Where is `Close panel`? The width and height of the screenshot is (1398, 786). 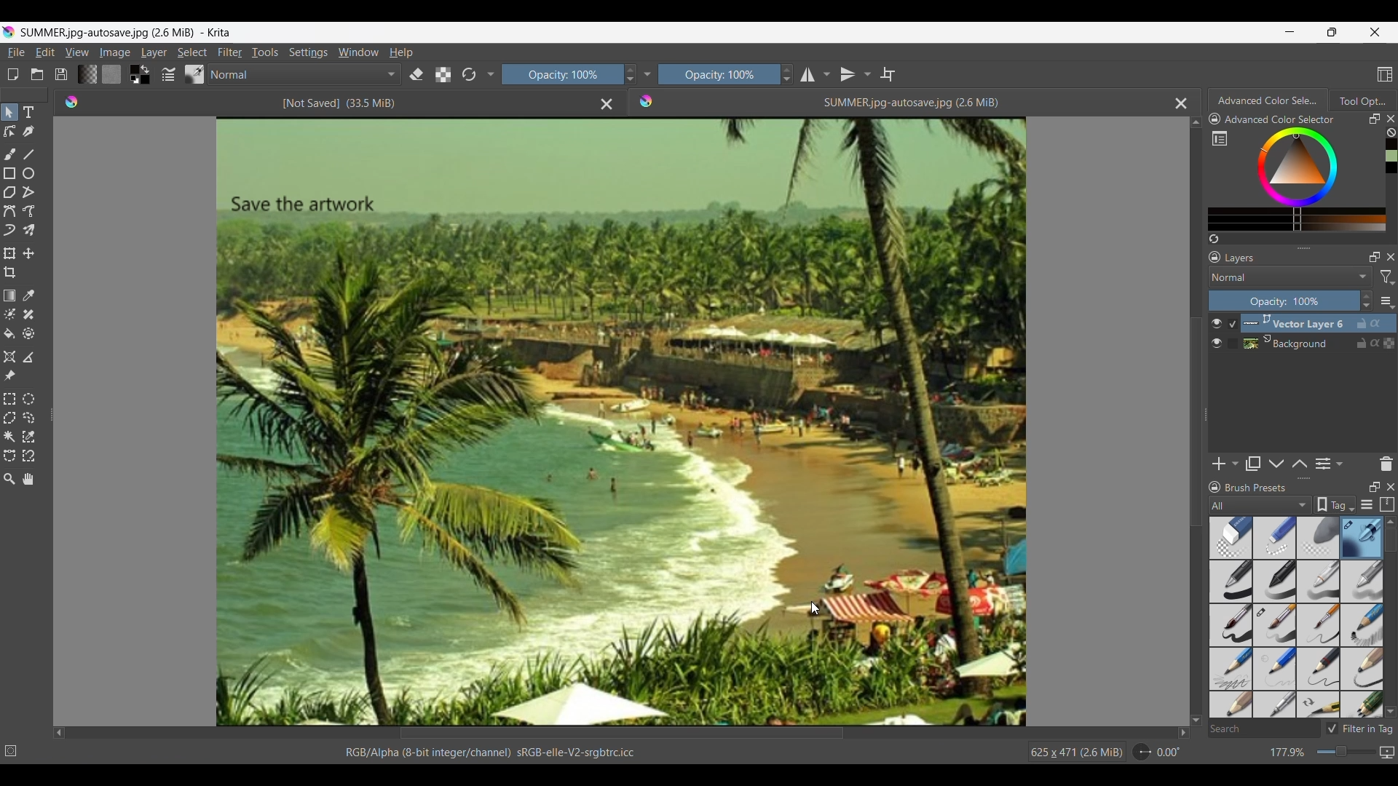 Close panel is located at coordinates (1391, 487).